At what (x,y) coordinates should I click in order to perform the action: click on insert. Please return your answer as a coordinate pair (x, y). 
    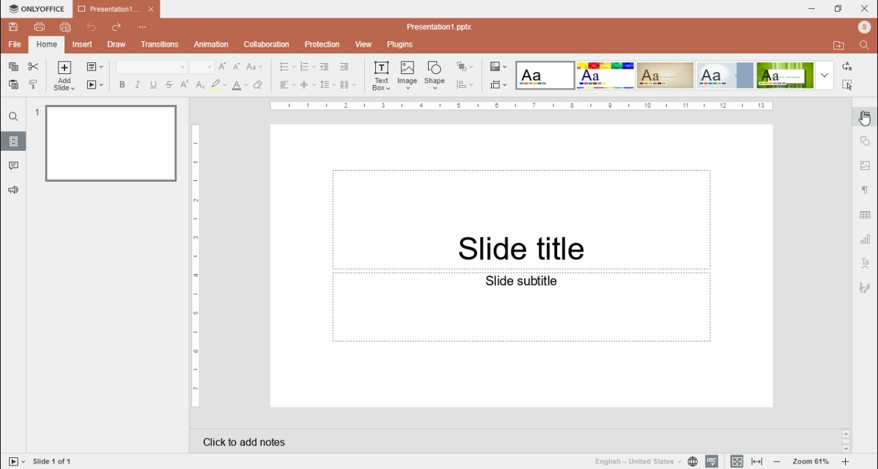
    Looking at the image, I should click on (82, 45).